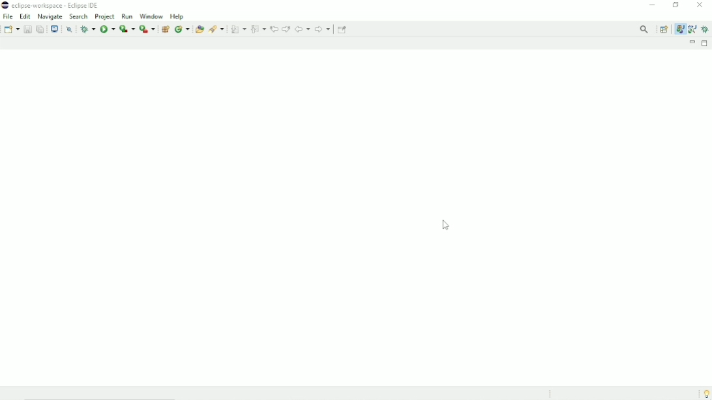 The width and height of the screenshot is (712, 400). What do you see at coordinates (216, 28) in the screenshot?
I see `Search` at bounding box center [216, 28].